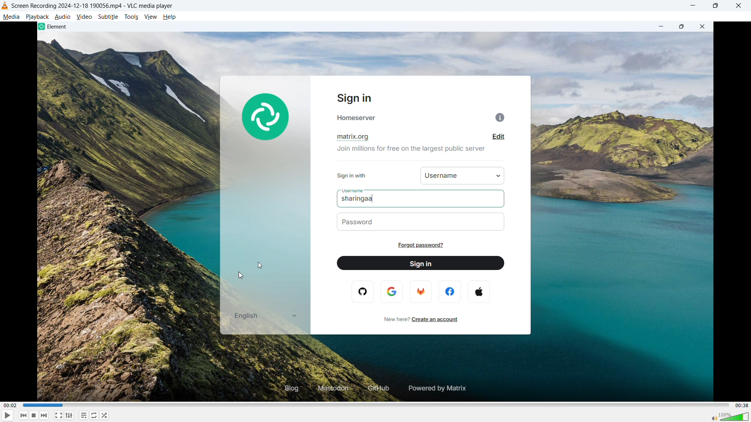  What do you see at coordinates (392, 291) in the screenshot?
I see `google` at bounding box center [392, 291].